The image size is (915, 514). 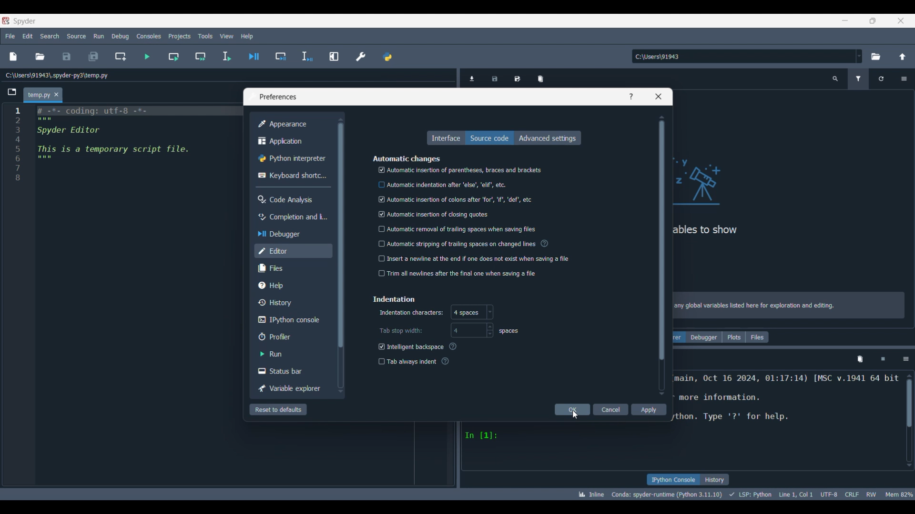 What do you see at coordinates (361, 57) in the screenshot?
I see `Preferences` at bounding box center [361, 57].